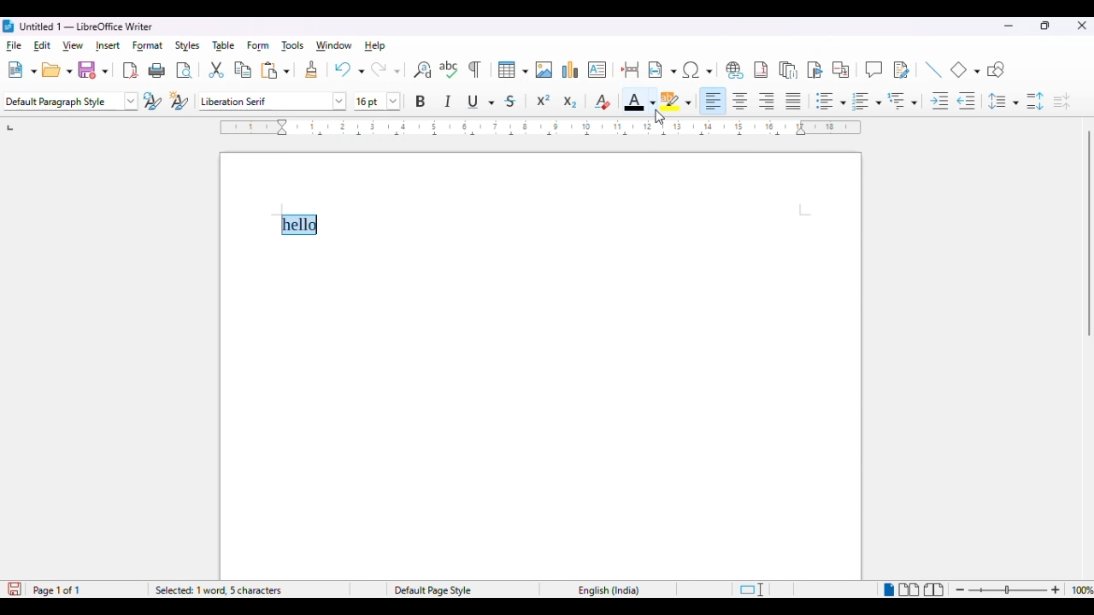  What do you see at coordinates (842, 70) in the screenshot?
I see `insert cross-reference` at bounding box center [842, 70].